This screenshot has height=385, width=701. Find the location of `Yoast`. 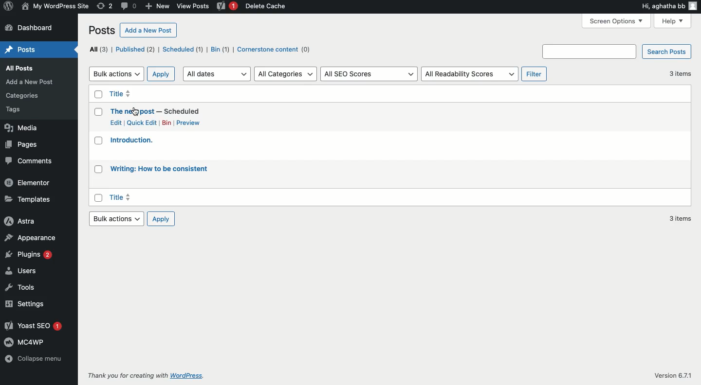

Yoast is located at coordinates (227, 6).